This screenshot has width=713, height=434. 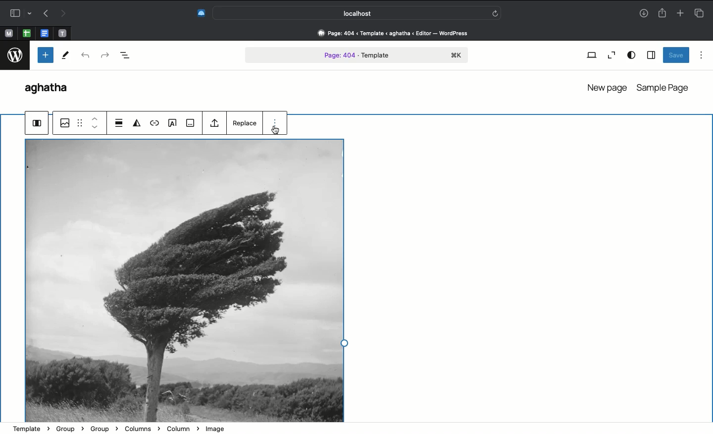 I want to click on Cursor, so click(x=275, y=130).